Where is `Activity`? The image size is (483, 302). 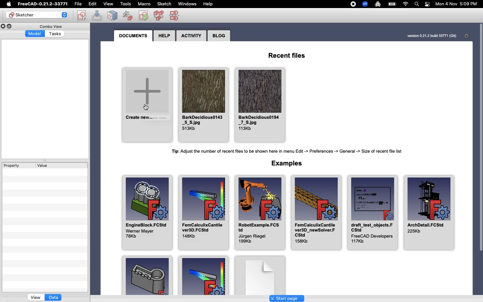 Activity is located at coordinates (192, 36).